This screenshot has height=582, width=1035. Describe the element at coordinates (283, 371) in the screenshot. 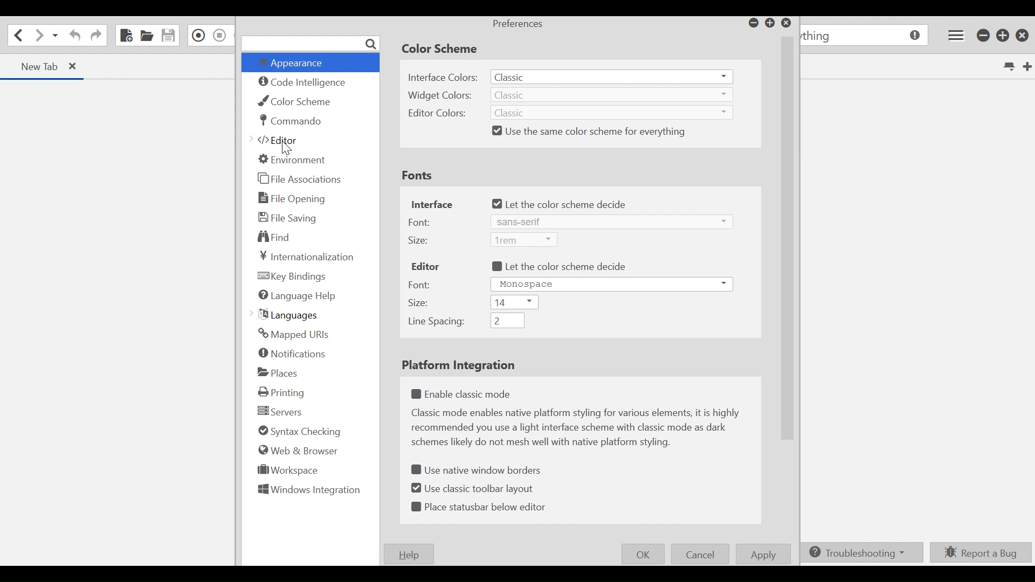

I see `Places` at that location.